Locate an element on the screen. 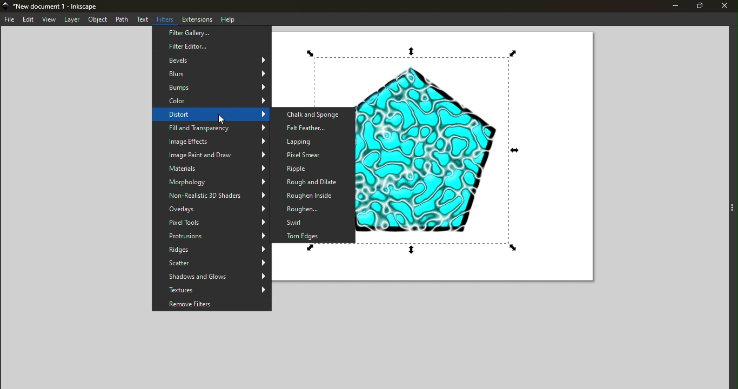 This screenshot has width=738, height=389. File is located at coordinates (9, 19).